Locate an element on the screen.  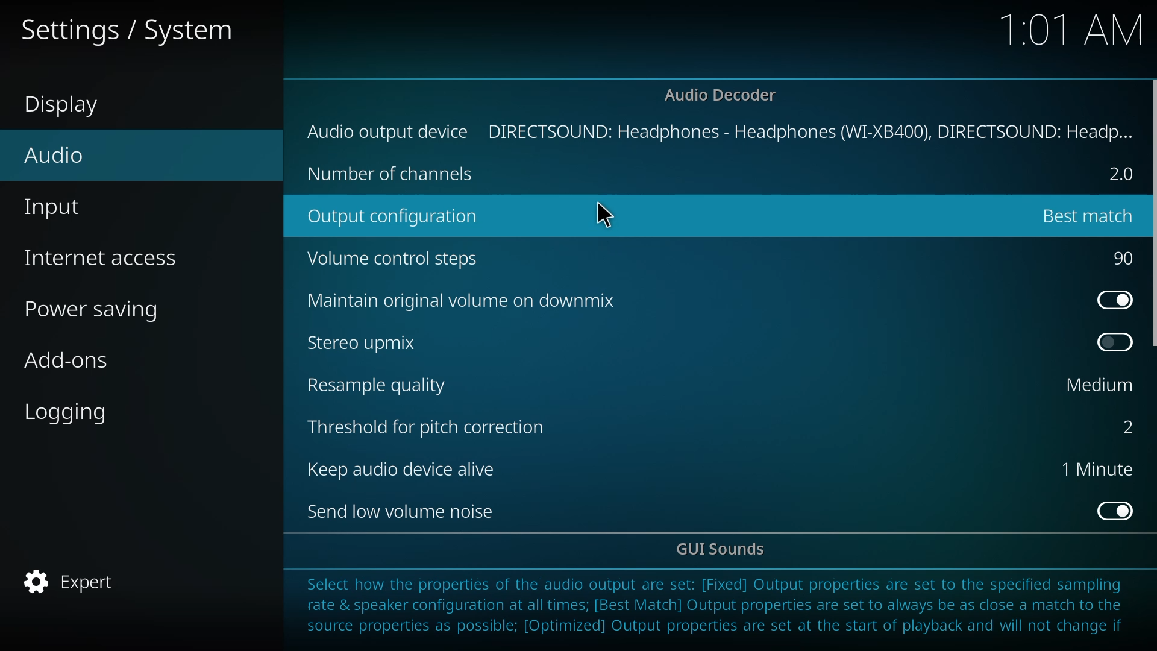
add-ons is located at coordinates (74, 362).